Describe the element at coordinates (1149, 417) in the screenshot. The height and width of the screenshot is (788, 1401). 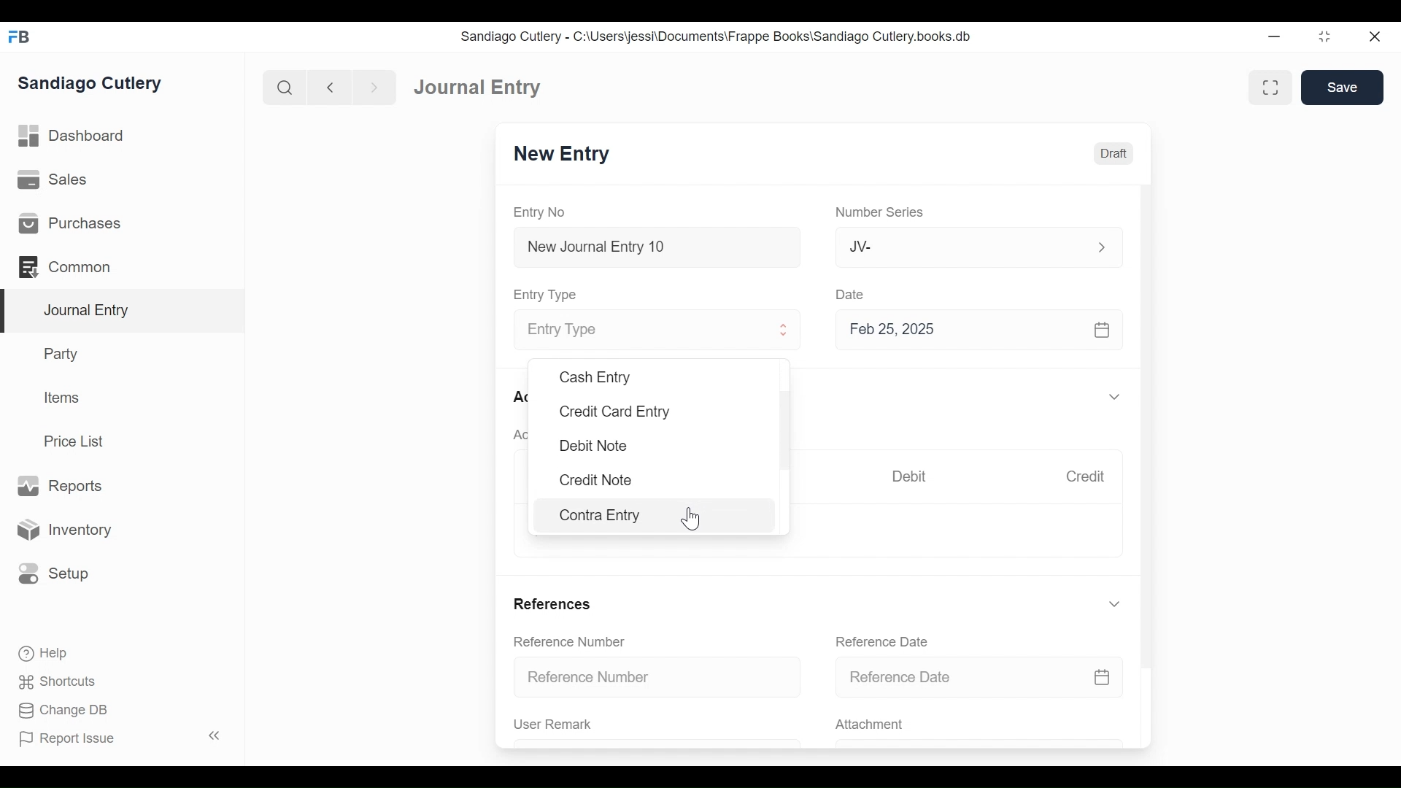
I see `Vertical Scroll bar` at that location.